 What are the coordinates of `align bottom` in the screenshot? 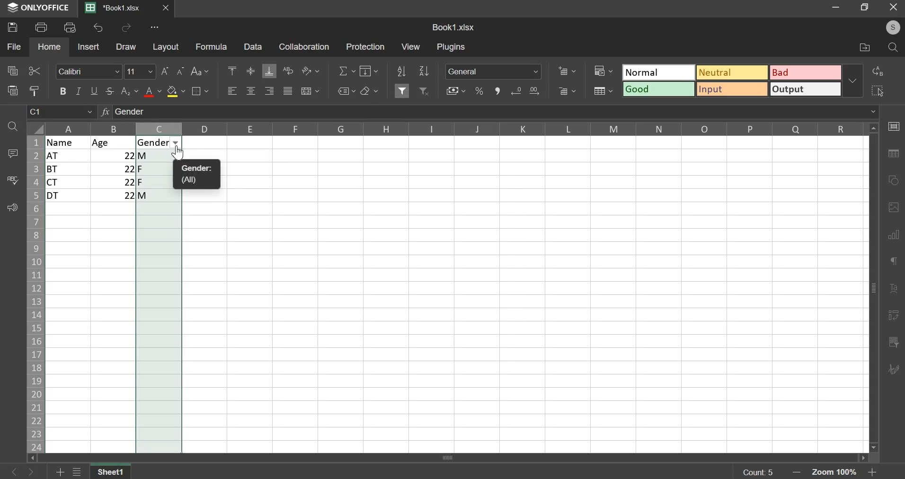 It's located at (269, 71).